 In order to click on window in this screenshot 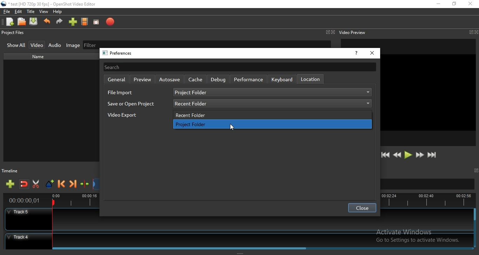, I will do `click(470, 32)`.